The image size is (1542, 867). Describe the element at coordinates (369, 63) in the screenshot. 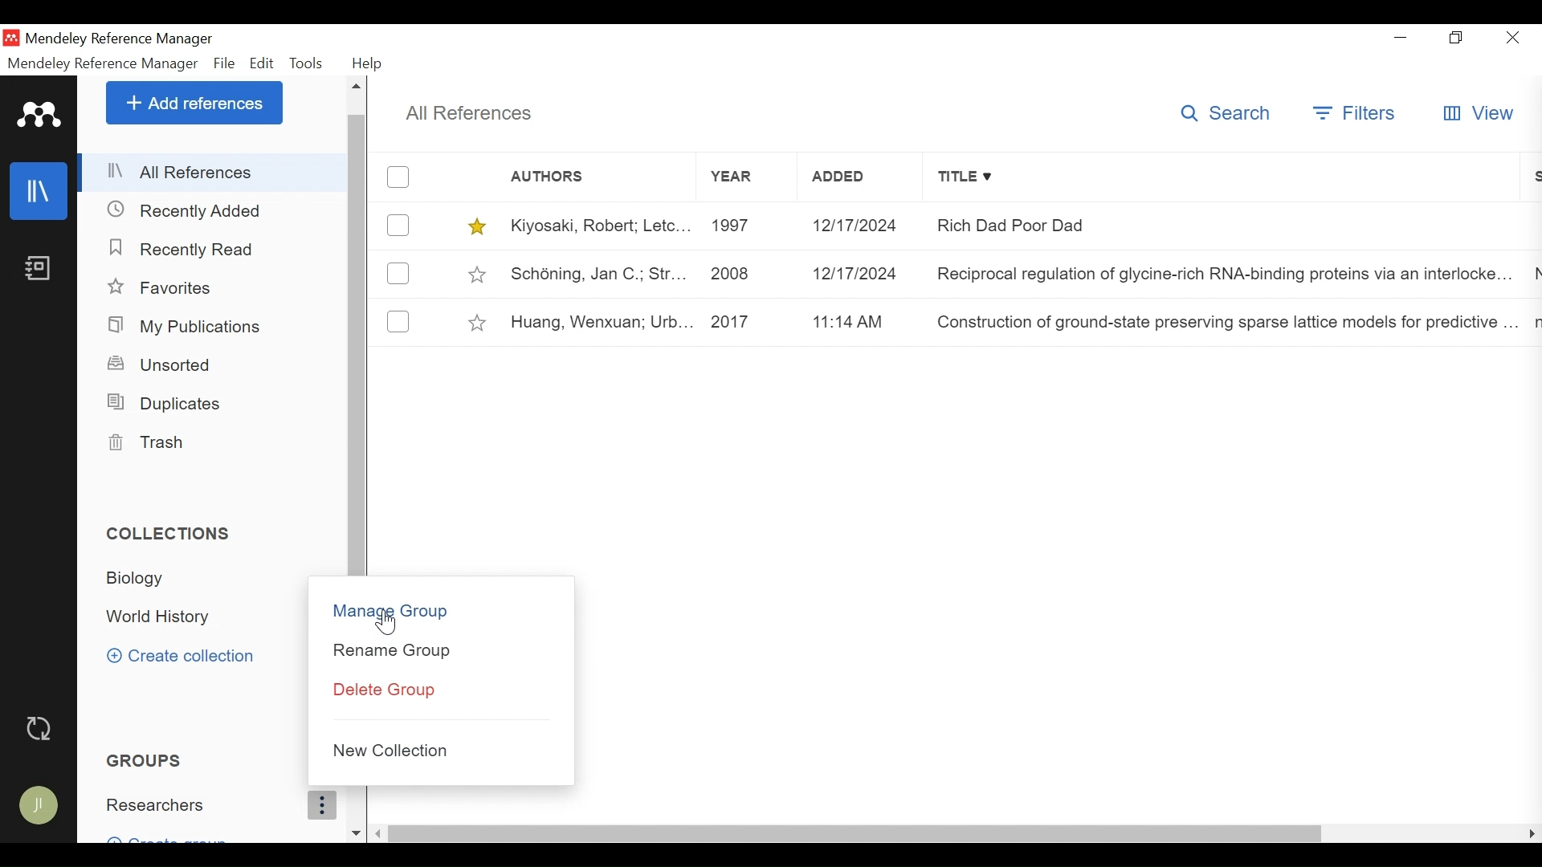

I see `Help` at that location.